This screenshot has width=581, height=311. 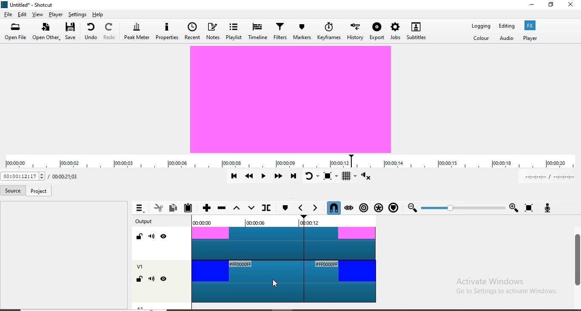 I want to click on Total duration, so click(x=65, y=176).